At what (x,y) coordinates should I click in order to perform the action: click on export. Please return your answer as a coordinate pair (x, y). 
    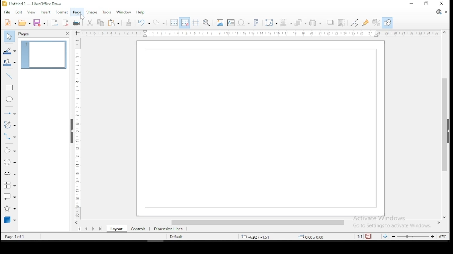
    Looking at the image, I should click on (54, 23).